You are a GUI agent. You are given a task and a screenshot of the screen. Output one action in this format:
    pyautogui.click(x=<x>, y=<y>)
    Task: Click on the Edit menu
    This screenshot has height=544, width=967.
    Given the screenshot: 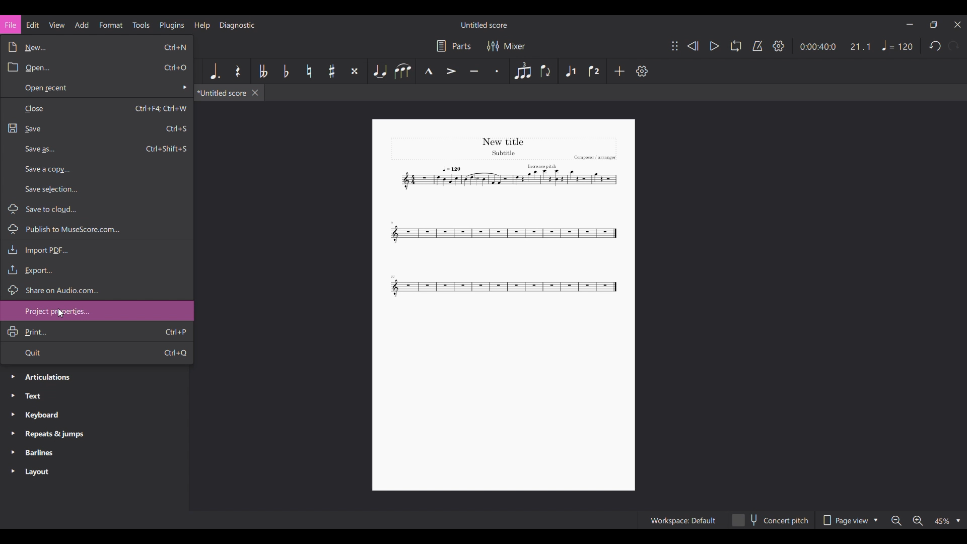 What is the action you would take?
    pyautogui.click(x=33, y=25)
    